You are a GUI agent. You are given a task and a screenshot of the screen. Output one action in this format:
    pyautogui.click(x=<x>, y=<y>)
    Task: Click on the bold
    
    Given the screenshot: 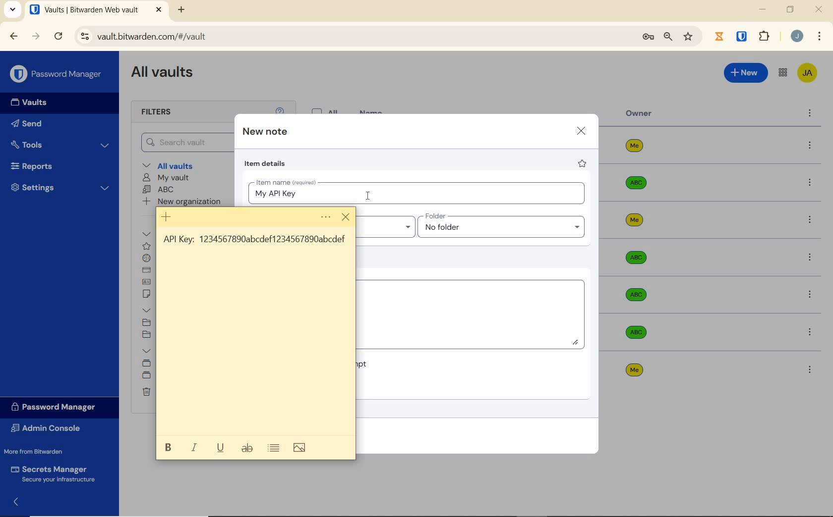 What is the action you would take?
    pyautogui.click(x=168, y=448)
    